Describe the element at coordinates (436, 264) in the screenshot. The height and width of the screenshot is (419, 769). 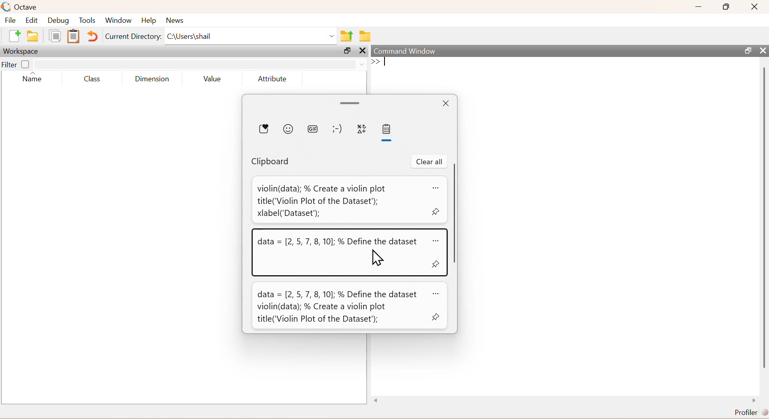
I see `pin` at that location.